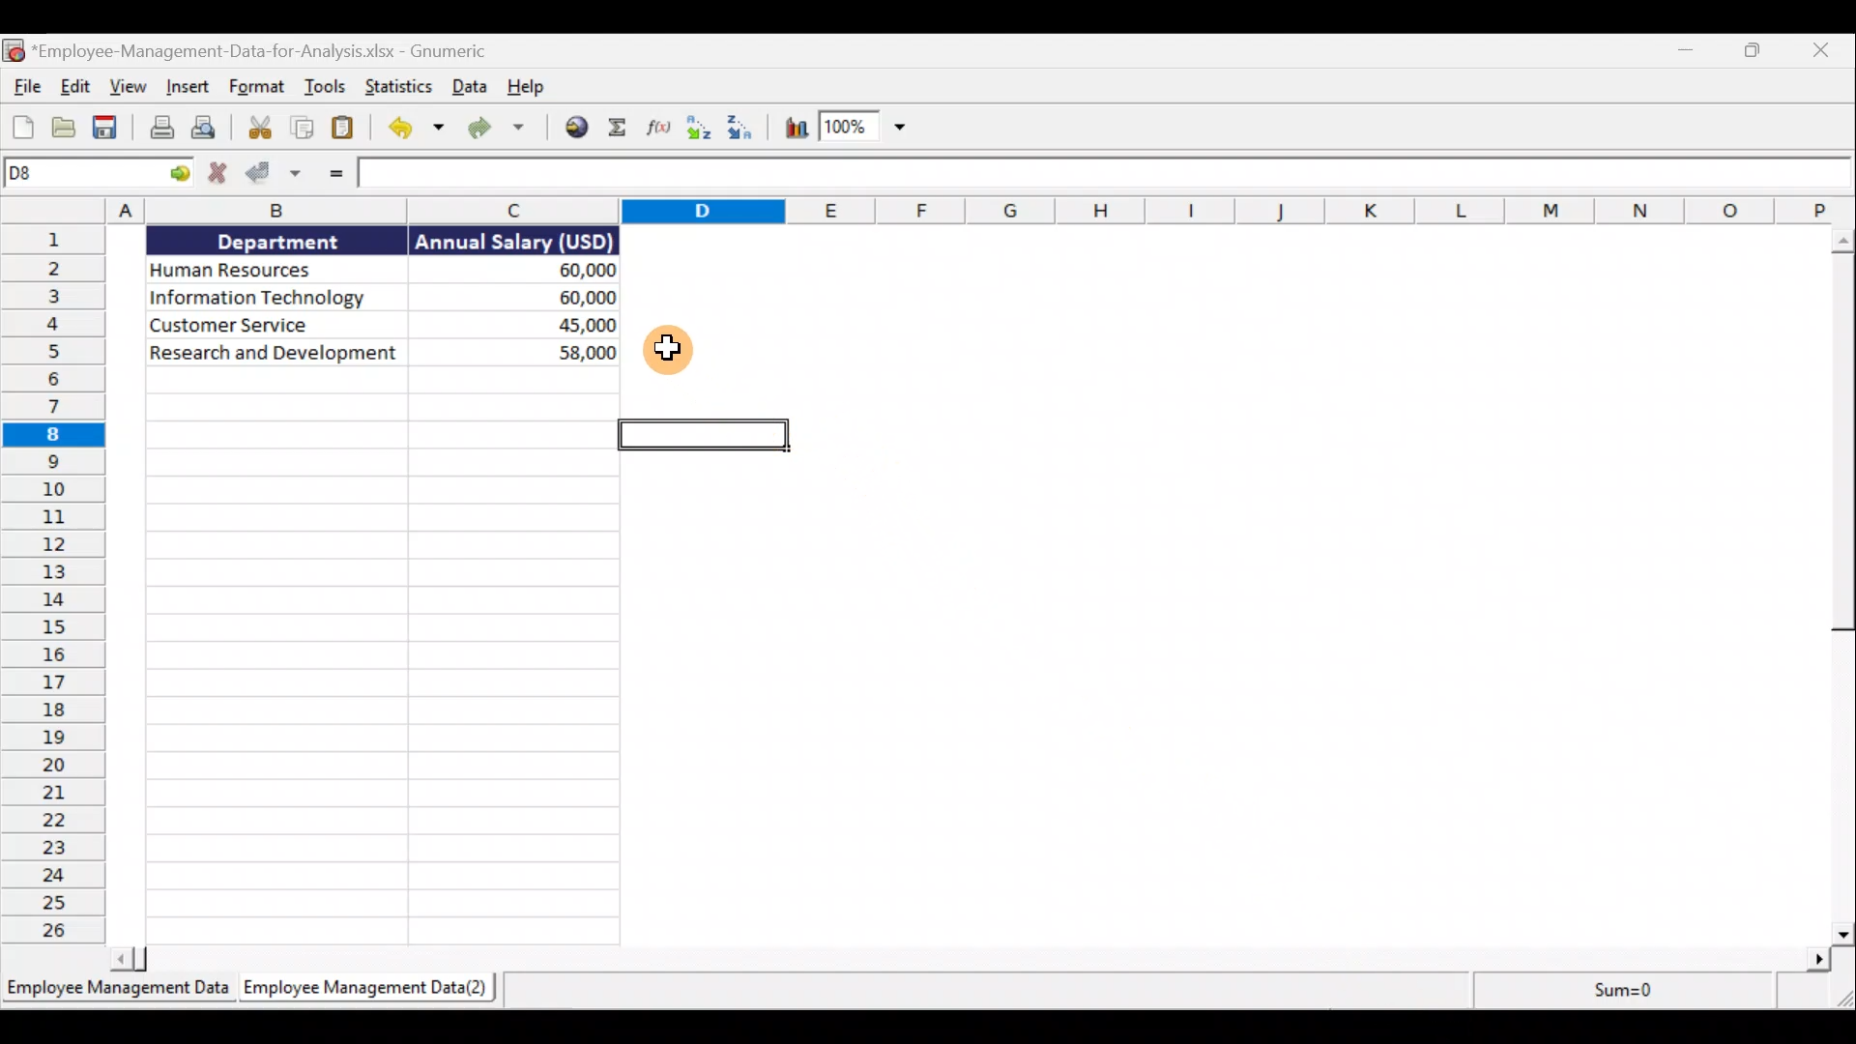  I want to click on Edit a function in the current cell, so click(659, 130).